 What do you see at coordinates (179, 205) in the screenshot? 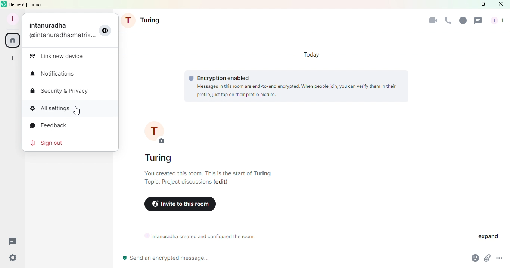
I see `Invite to this room` at bounding box center [179, 205].